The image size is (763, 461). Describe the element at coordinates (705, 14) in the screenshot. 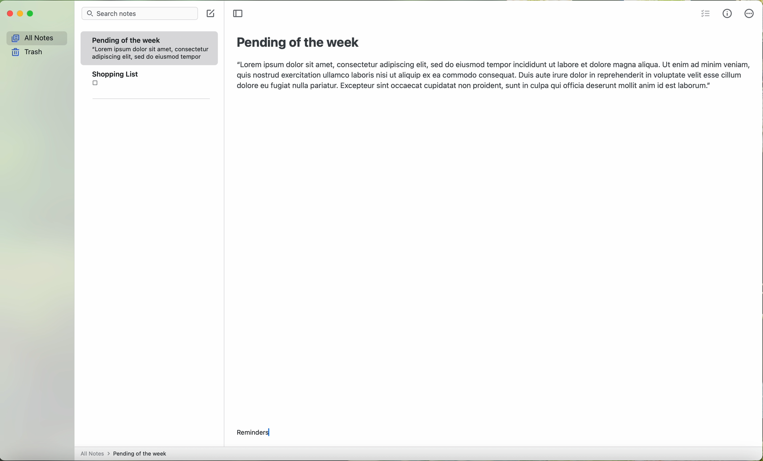

I see `insert checklist` at that location.